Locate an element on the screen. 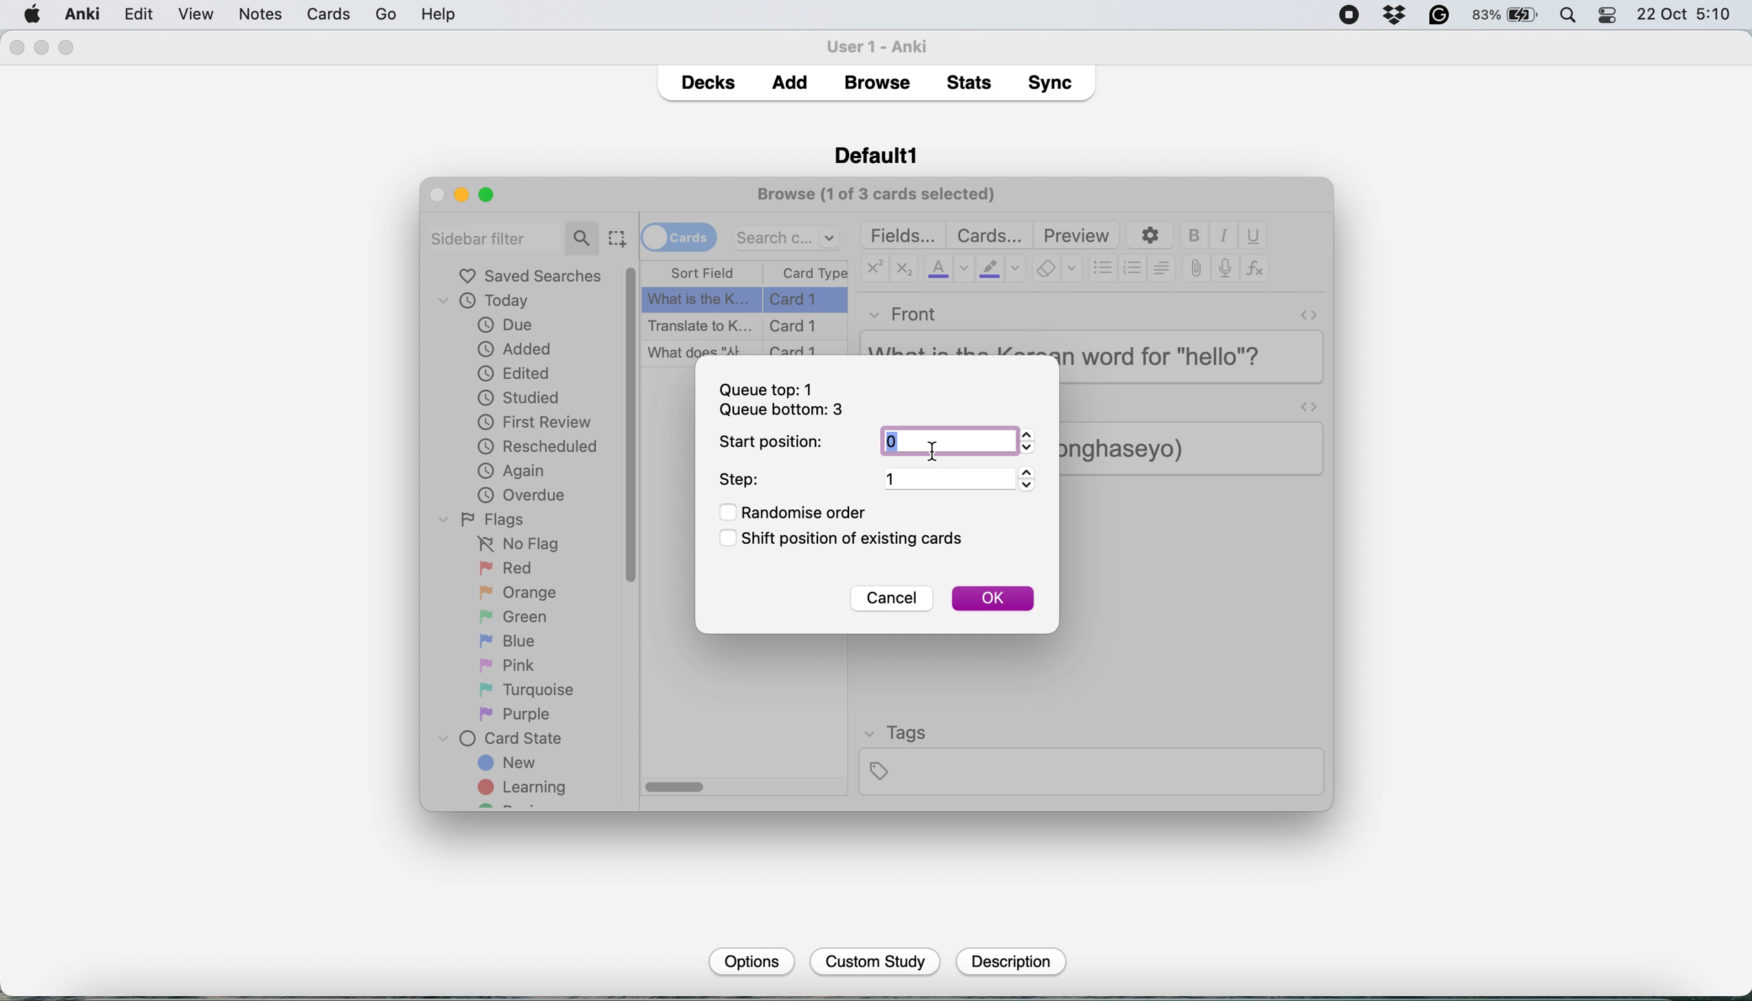 Image resolution: width=1752 pixels, height=1001 pixels. studied is located at coordinates (520, 397).